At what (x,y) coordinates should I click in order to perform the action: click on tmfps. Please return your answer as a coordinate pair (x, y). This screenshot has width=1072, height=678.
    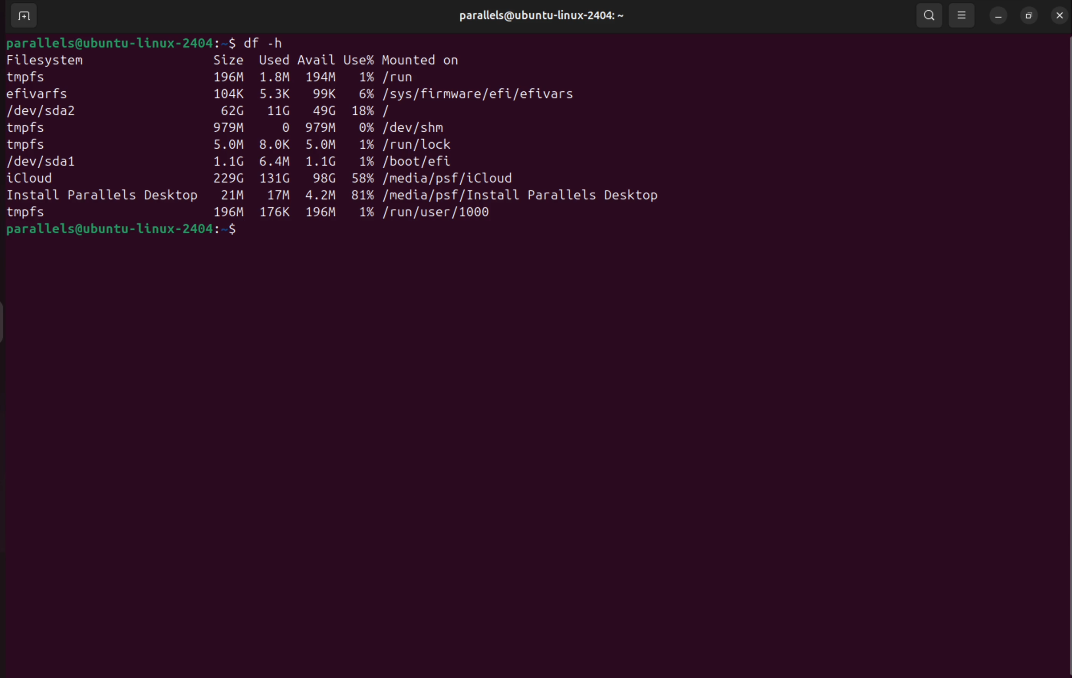
    Looking at the image, I should click on (41, 214).